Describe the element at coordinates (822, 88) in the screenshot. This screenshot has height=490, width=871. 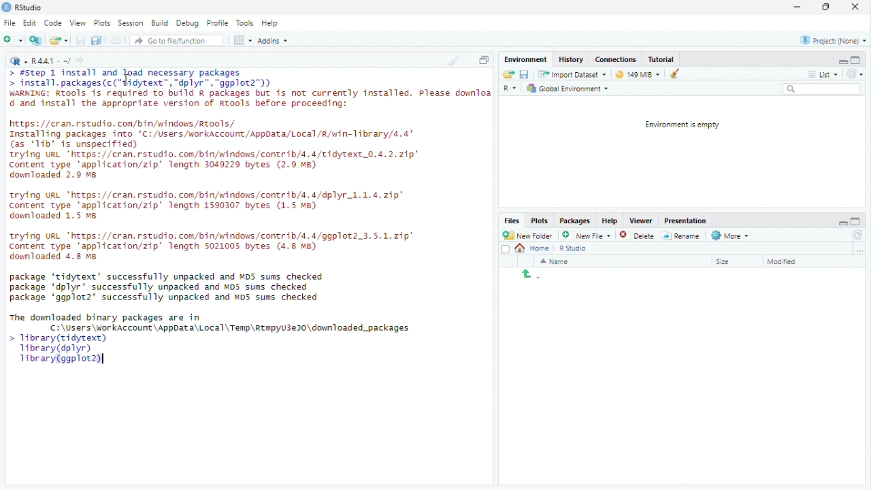
I see `Search` at that location.